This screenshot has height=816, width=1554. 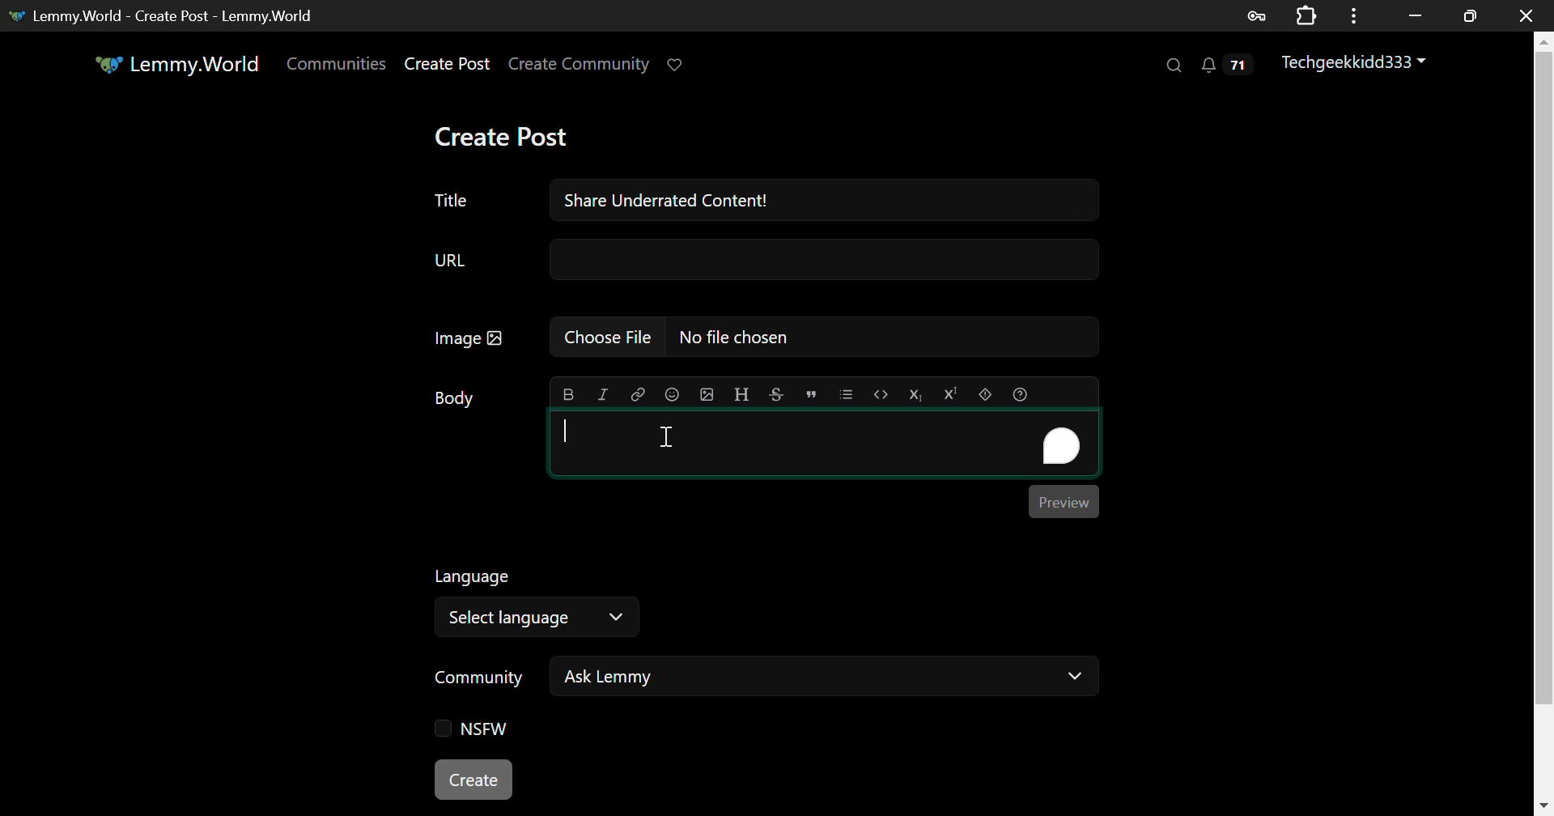 I want to click on Create Post, so click(x=474, y=777).